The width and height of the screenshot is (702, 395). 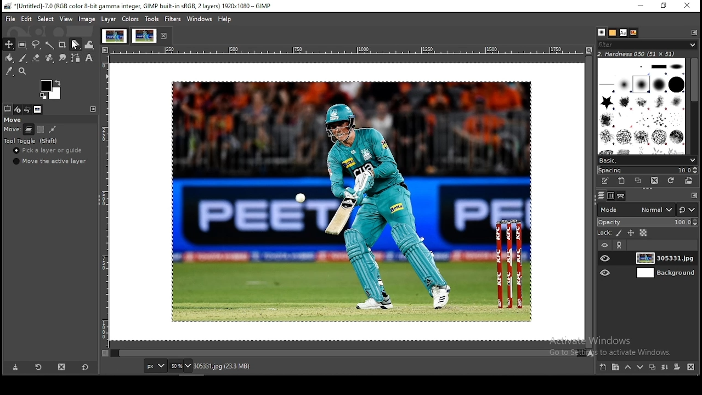 I want to click on close, so click(x=165, y=36).